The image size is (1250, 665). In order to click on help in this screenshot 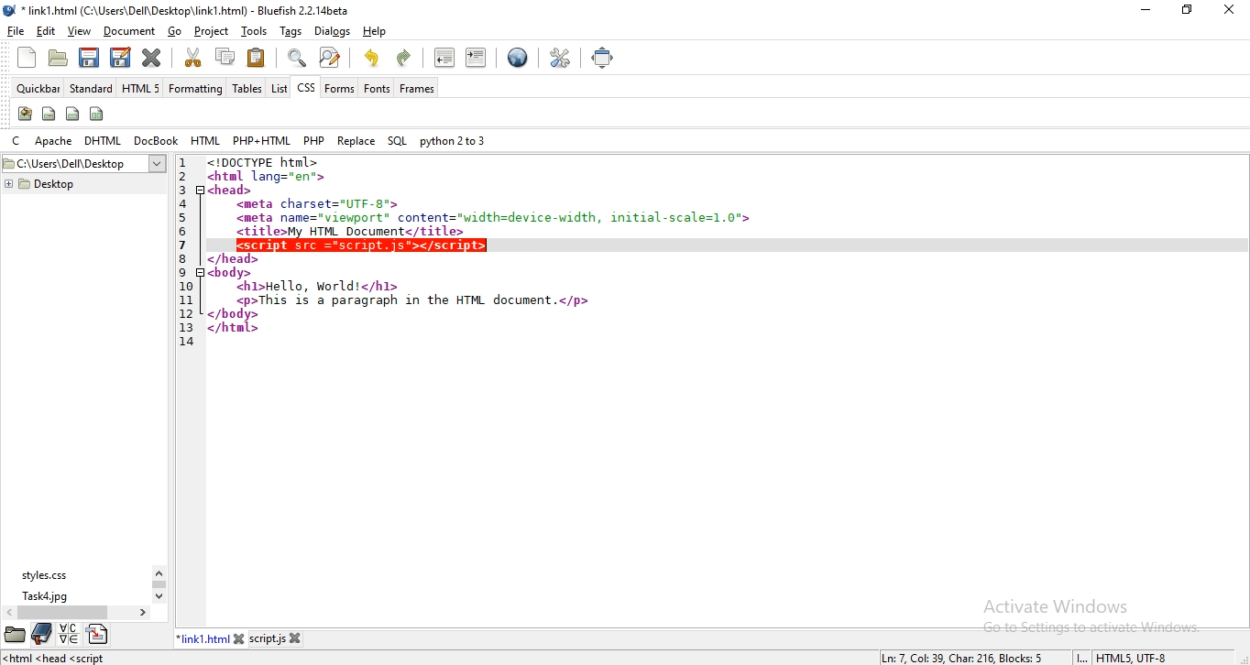, I will do `click(379, 34)`.